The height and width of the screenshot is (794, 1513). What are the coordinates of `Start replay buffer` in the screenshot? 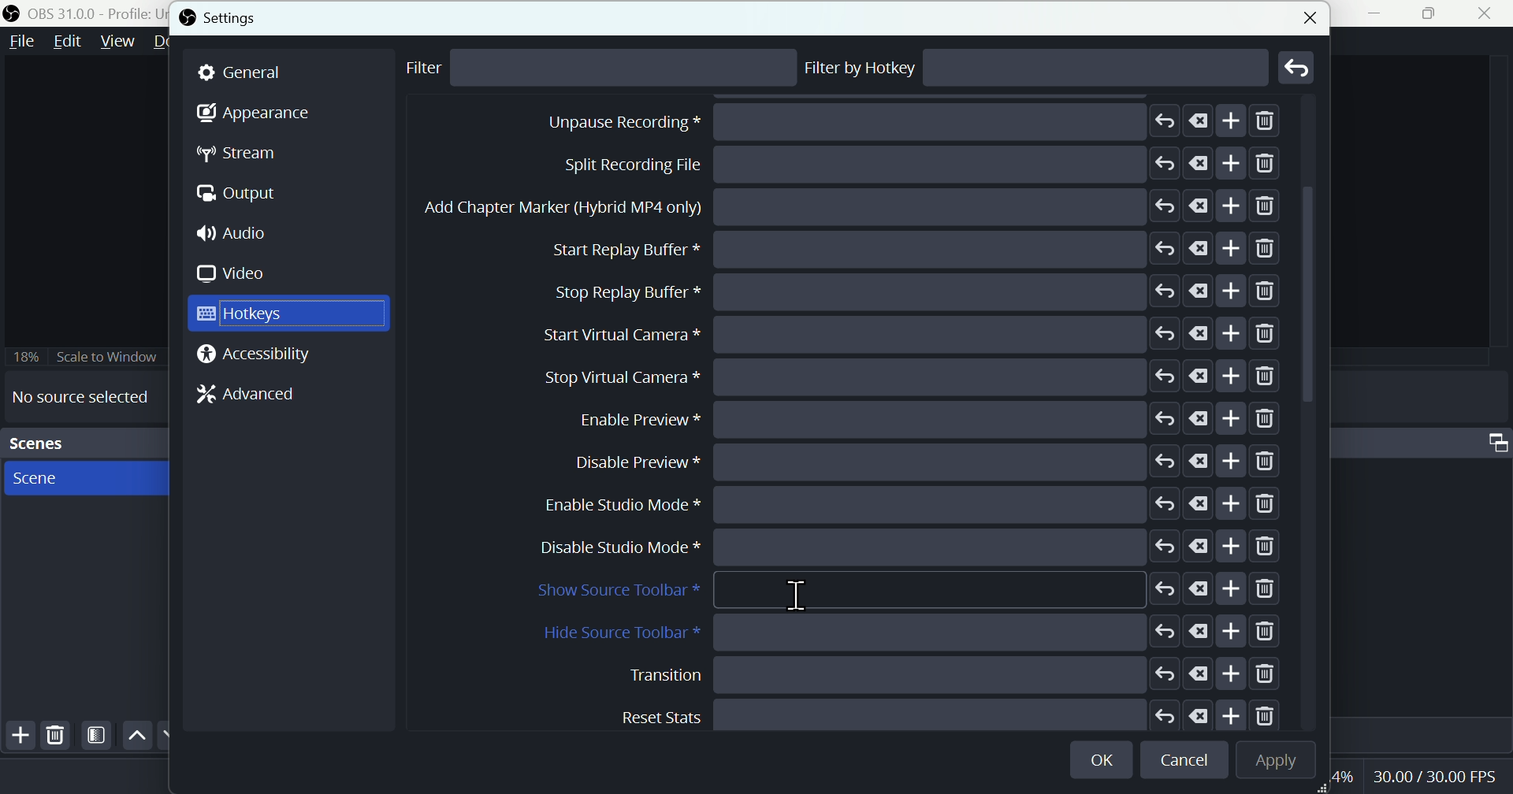 It's located at (916, 417).